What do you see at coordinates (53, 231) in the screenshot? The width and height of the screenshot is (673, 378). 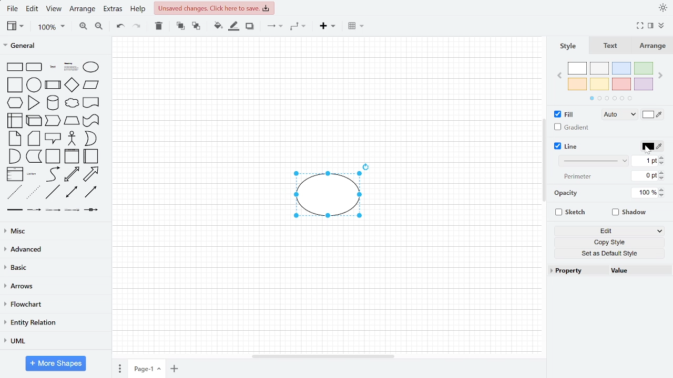 I see `Misc` at bounding box center [53, 231].